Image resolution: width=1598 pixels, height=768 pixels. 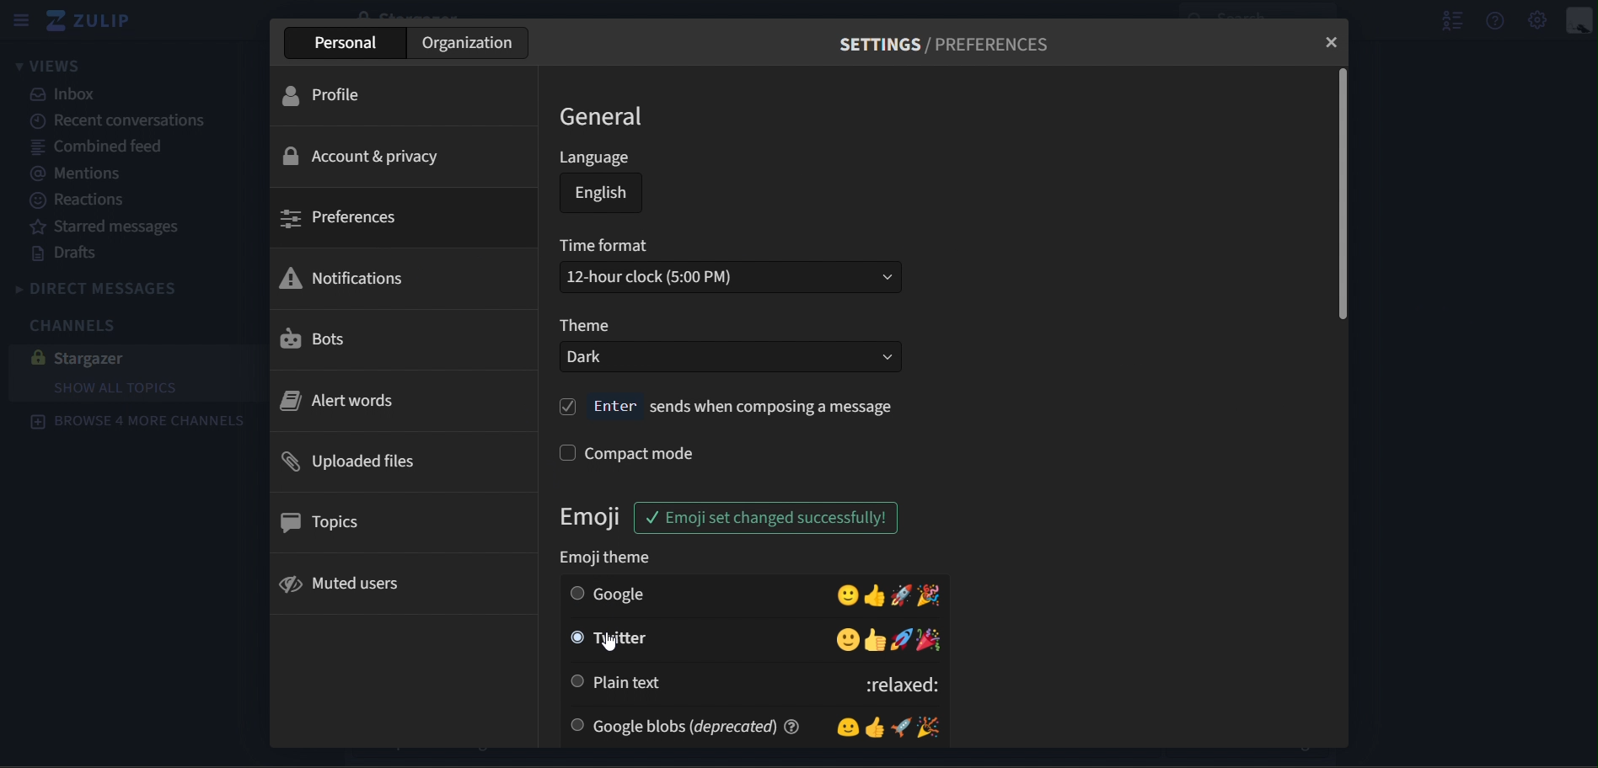 What do you see at coordinates (341, 218) in the screenshot?
I see `preferences` at bounding box center [341, 218].